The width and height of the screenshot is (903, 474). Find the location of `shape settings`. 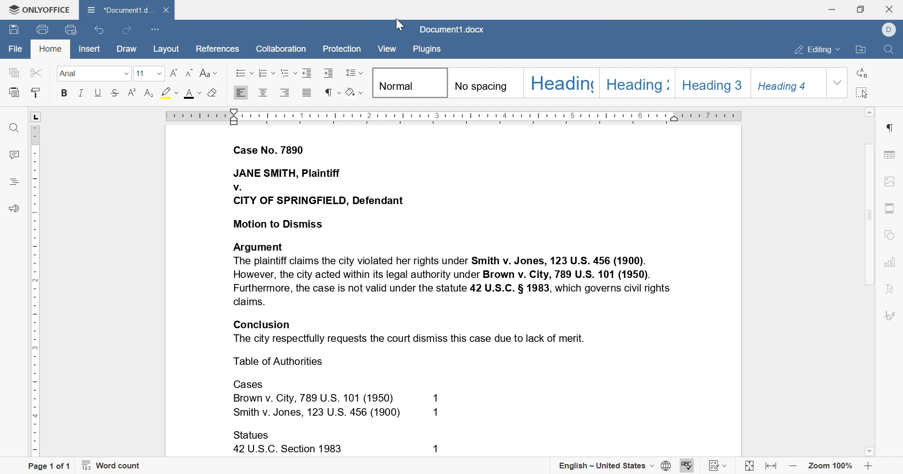

shape settings is located at coordinates (888, 235).